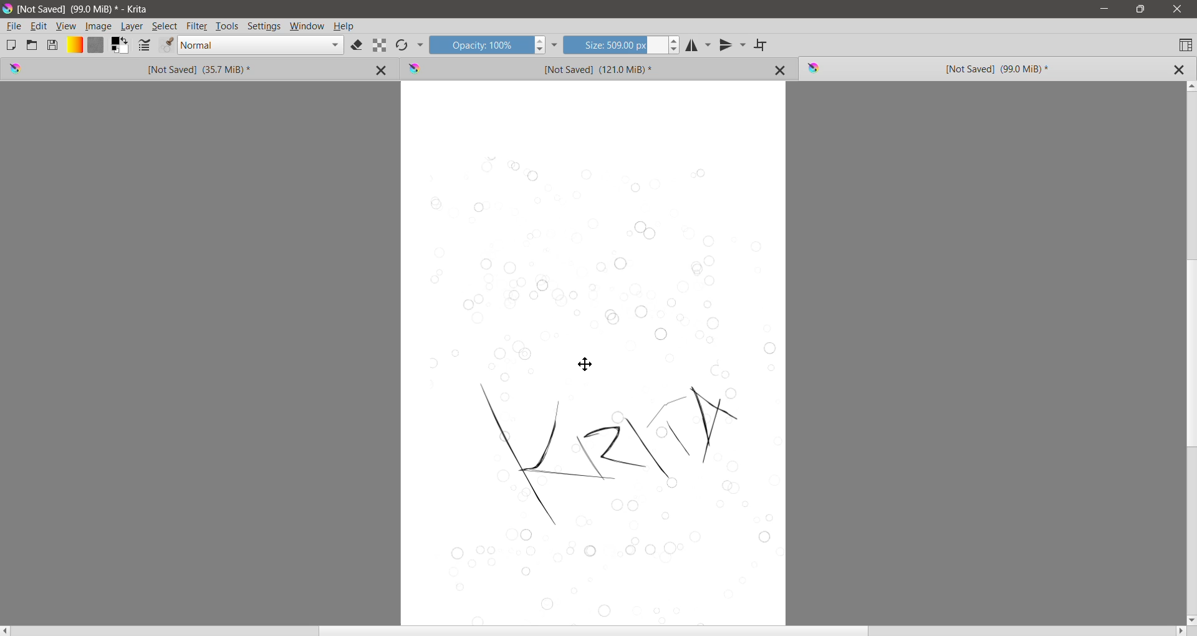 This screenshot has height=636, width=1197. Describe the element at coordinates (578, 68) in the screenshot. I see `Unsaved Image Tab 2` at that location.